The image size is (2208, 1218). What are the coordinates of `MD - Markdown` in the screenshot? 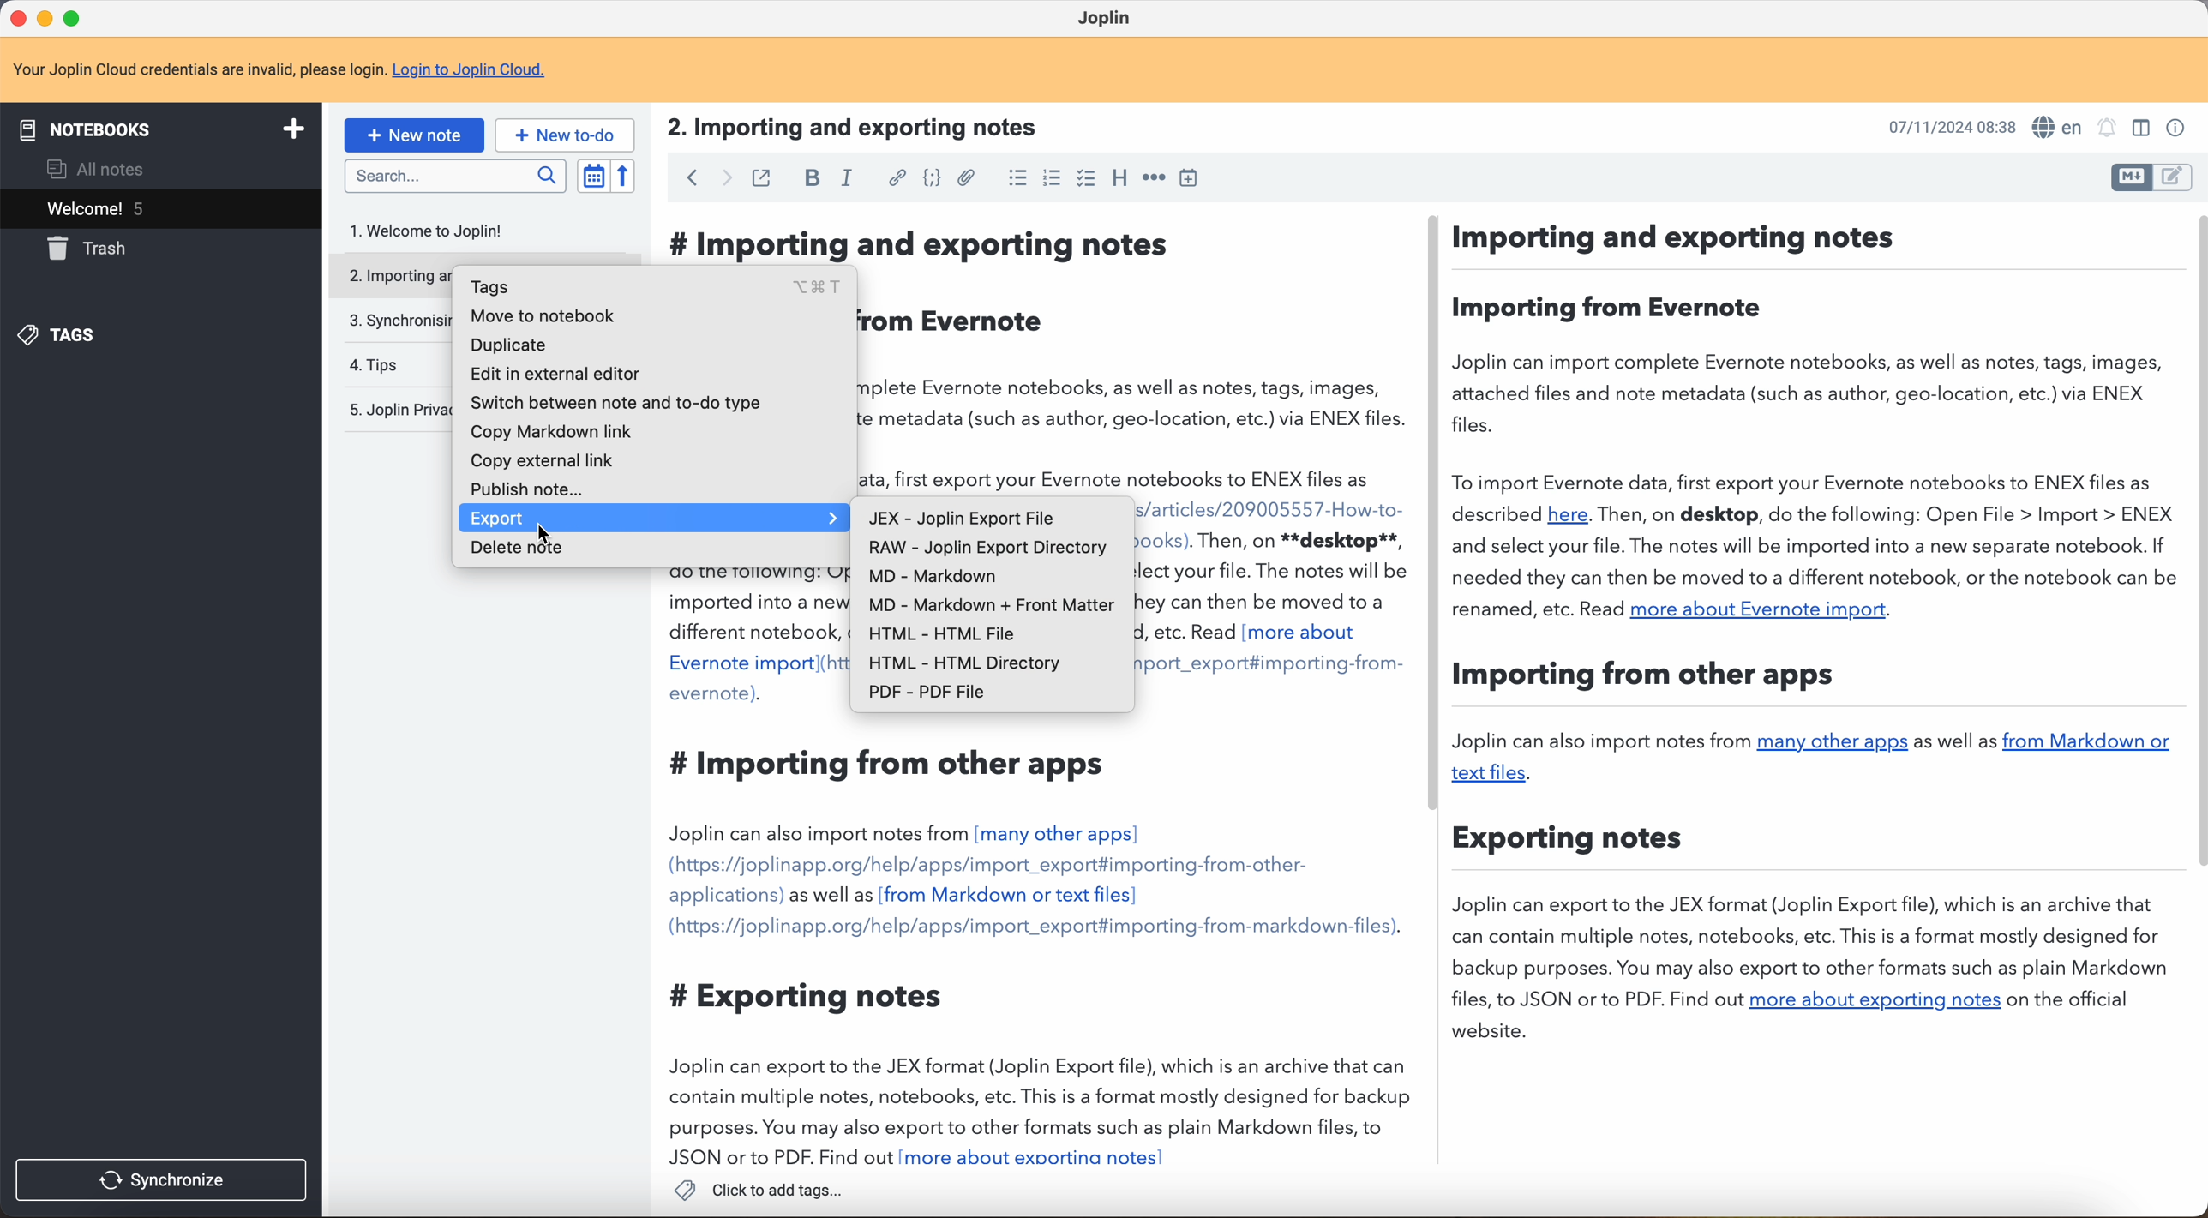 It's located at (932, 579).